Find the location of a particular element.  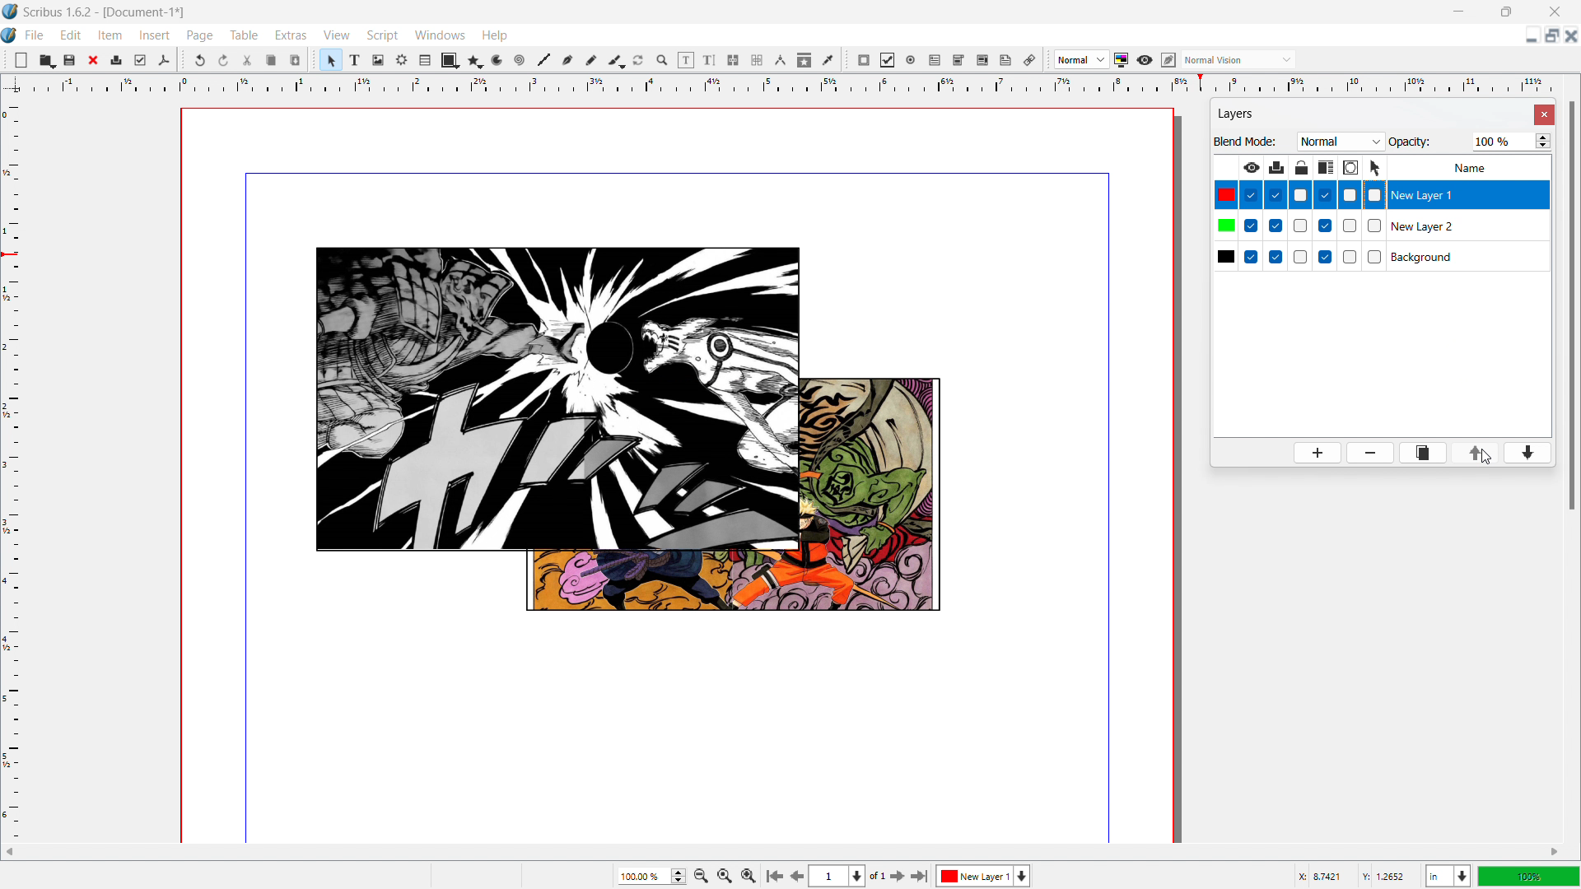

table is located at coordinates (244, 35).